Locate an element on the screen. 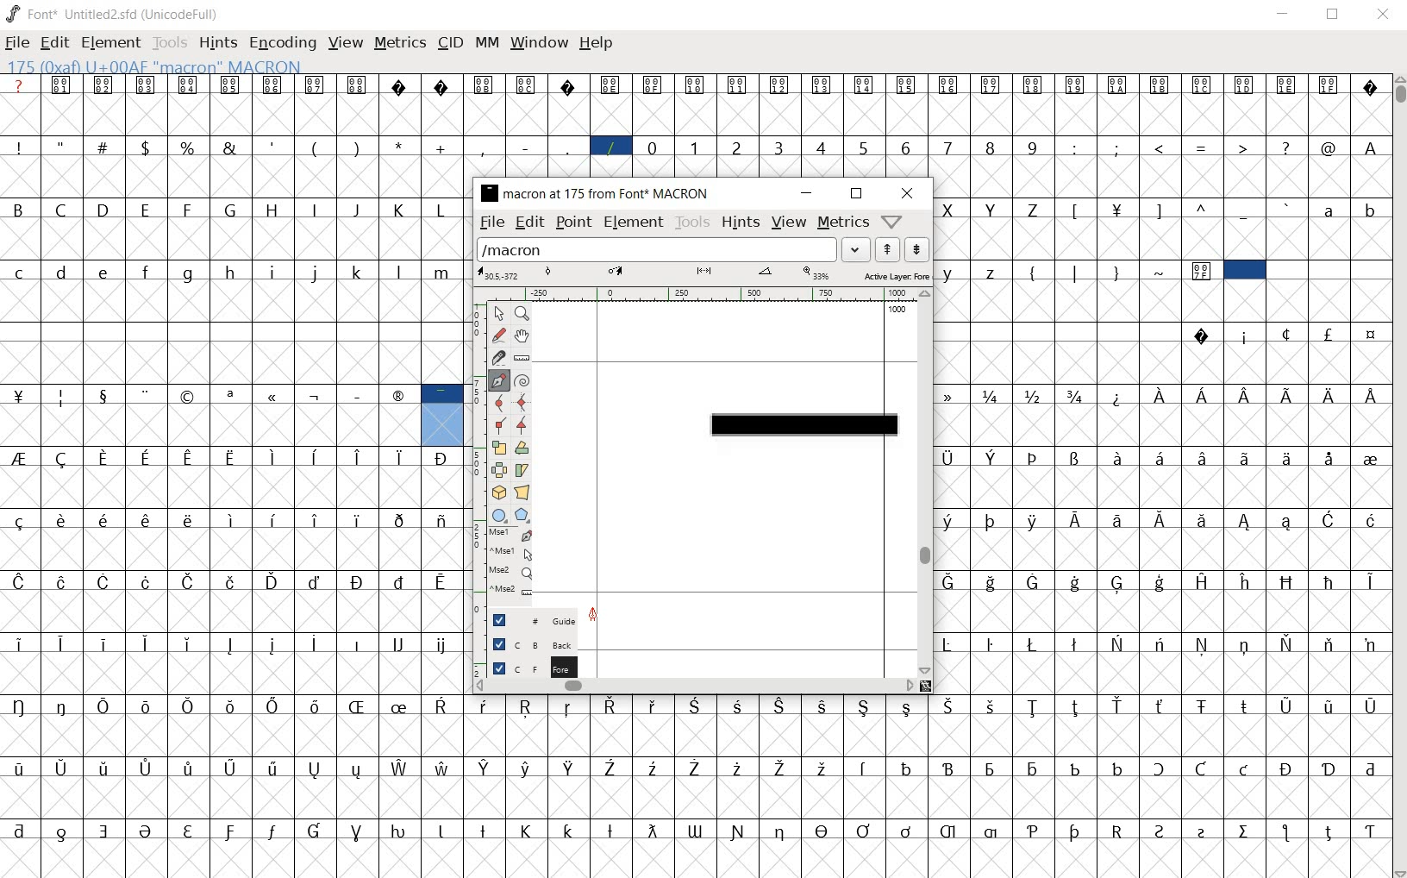 The height and width of the screenshot is (878, 1407). Symbol is located at coordinates (527, 84).